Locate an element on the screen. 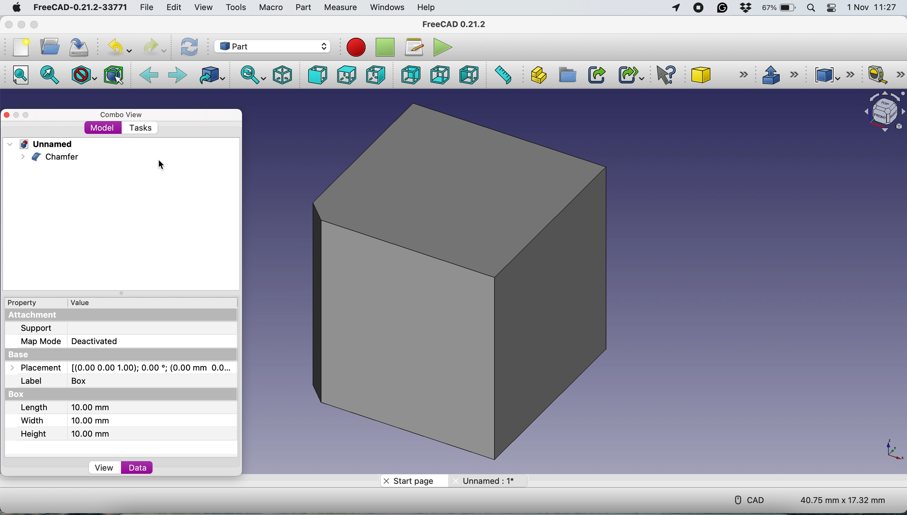 The height and width of the screenshot is (515, 907). label  is located at coordinates (51, 380).